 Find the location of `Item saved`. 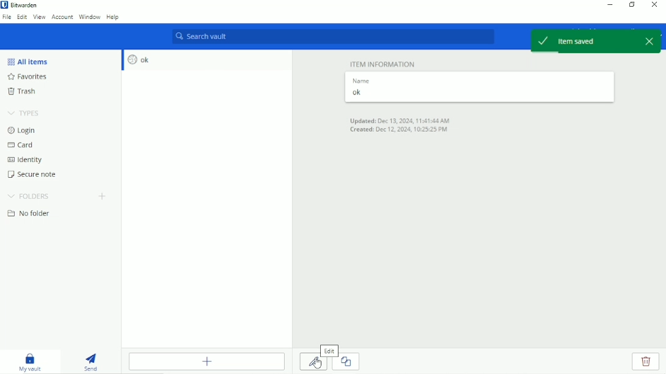

Item saved is located at coordinates (584, 41).